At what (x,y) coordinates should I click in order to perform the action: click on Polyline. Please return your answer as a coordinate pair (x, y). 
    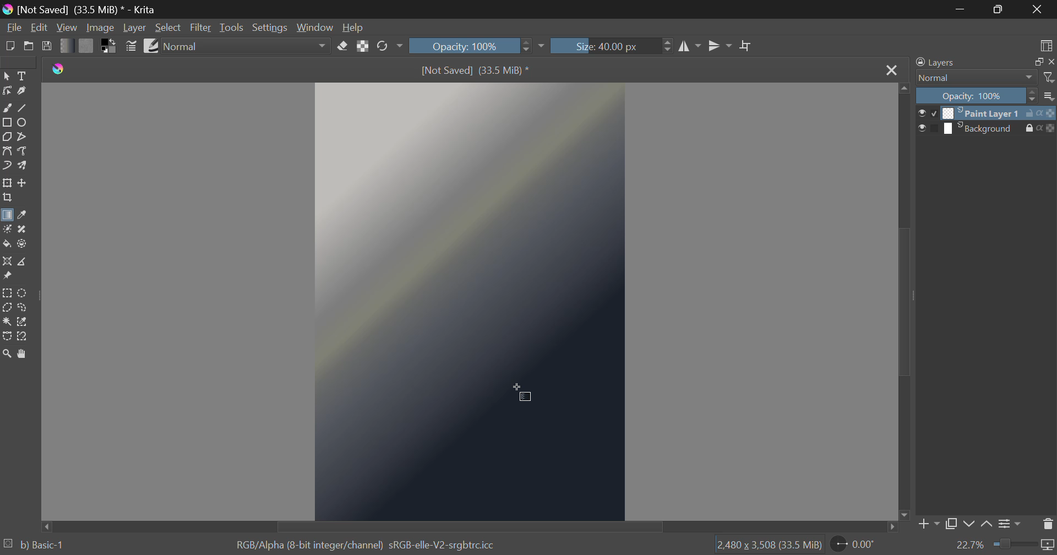
    Looking at the image, I should click on (21, 135).